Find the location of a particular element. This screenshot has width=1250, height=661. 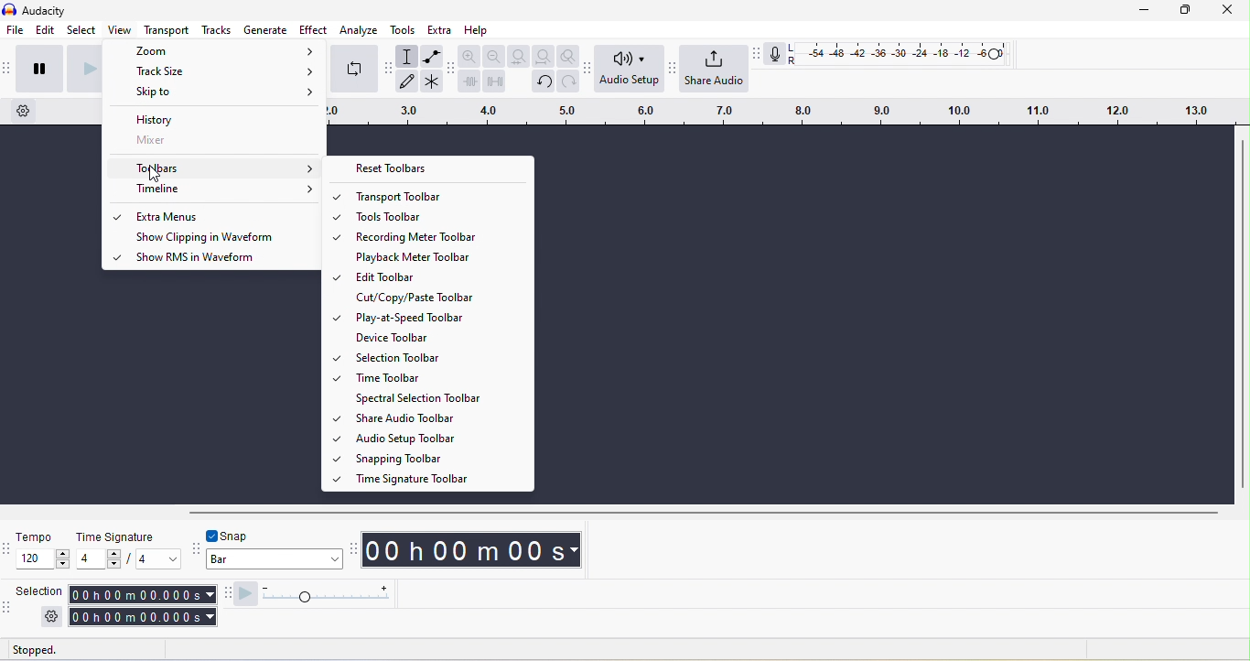

status: stopped is located at coordinates (34, 652).